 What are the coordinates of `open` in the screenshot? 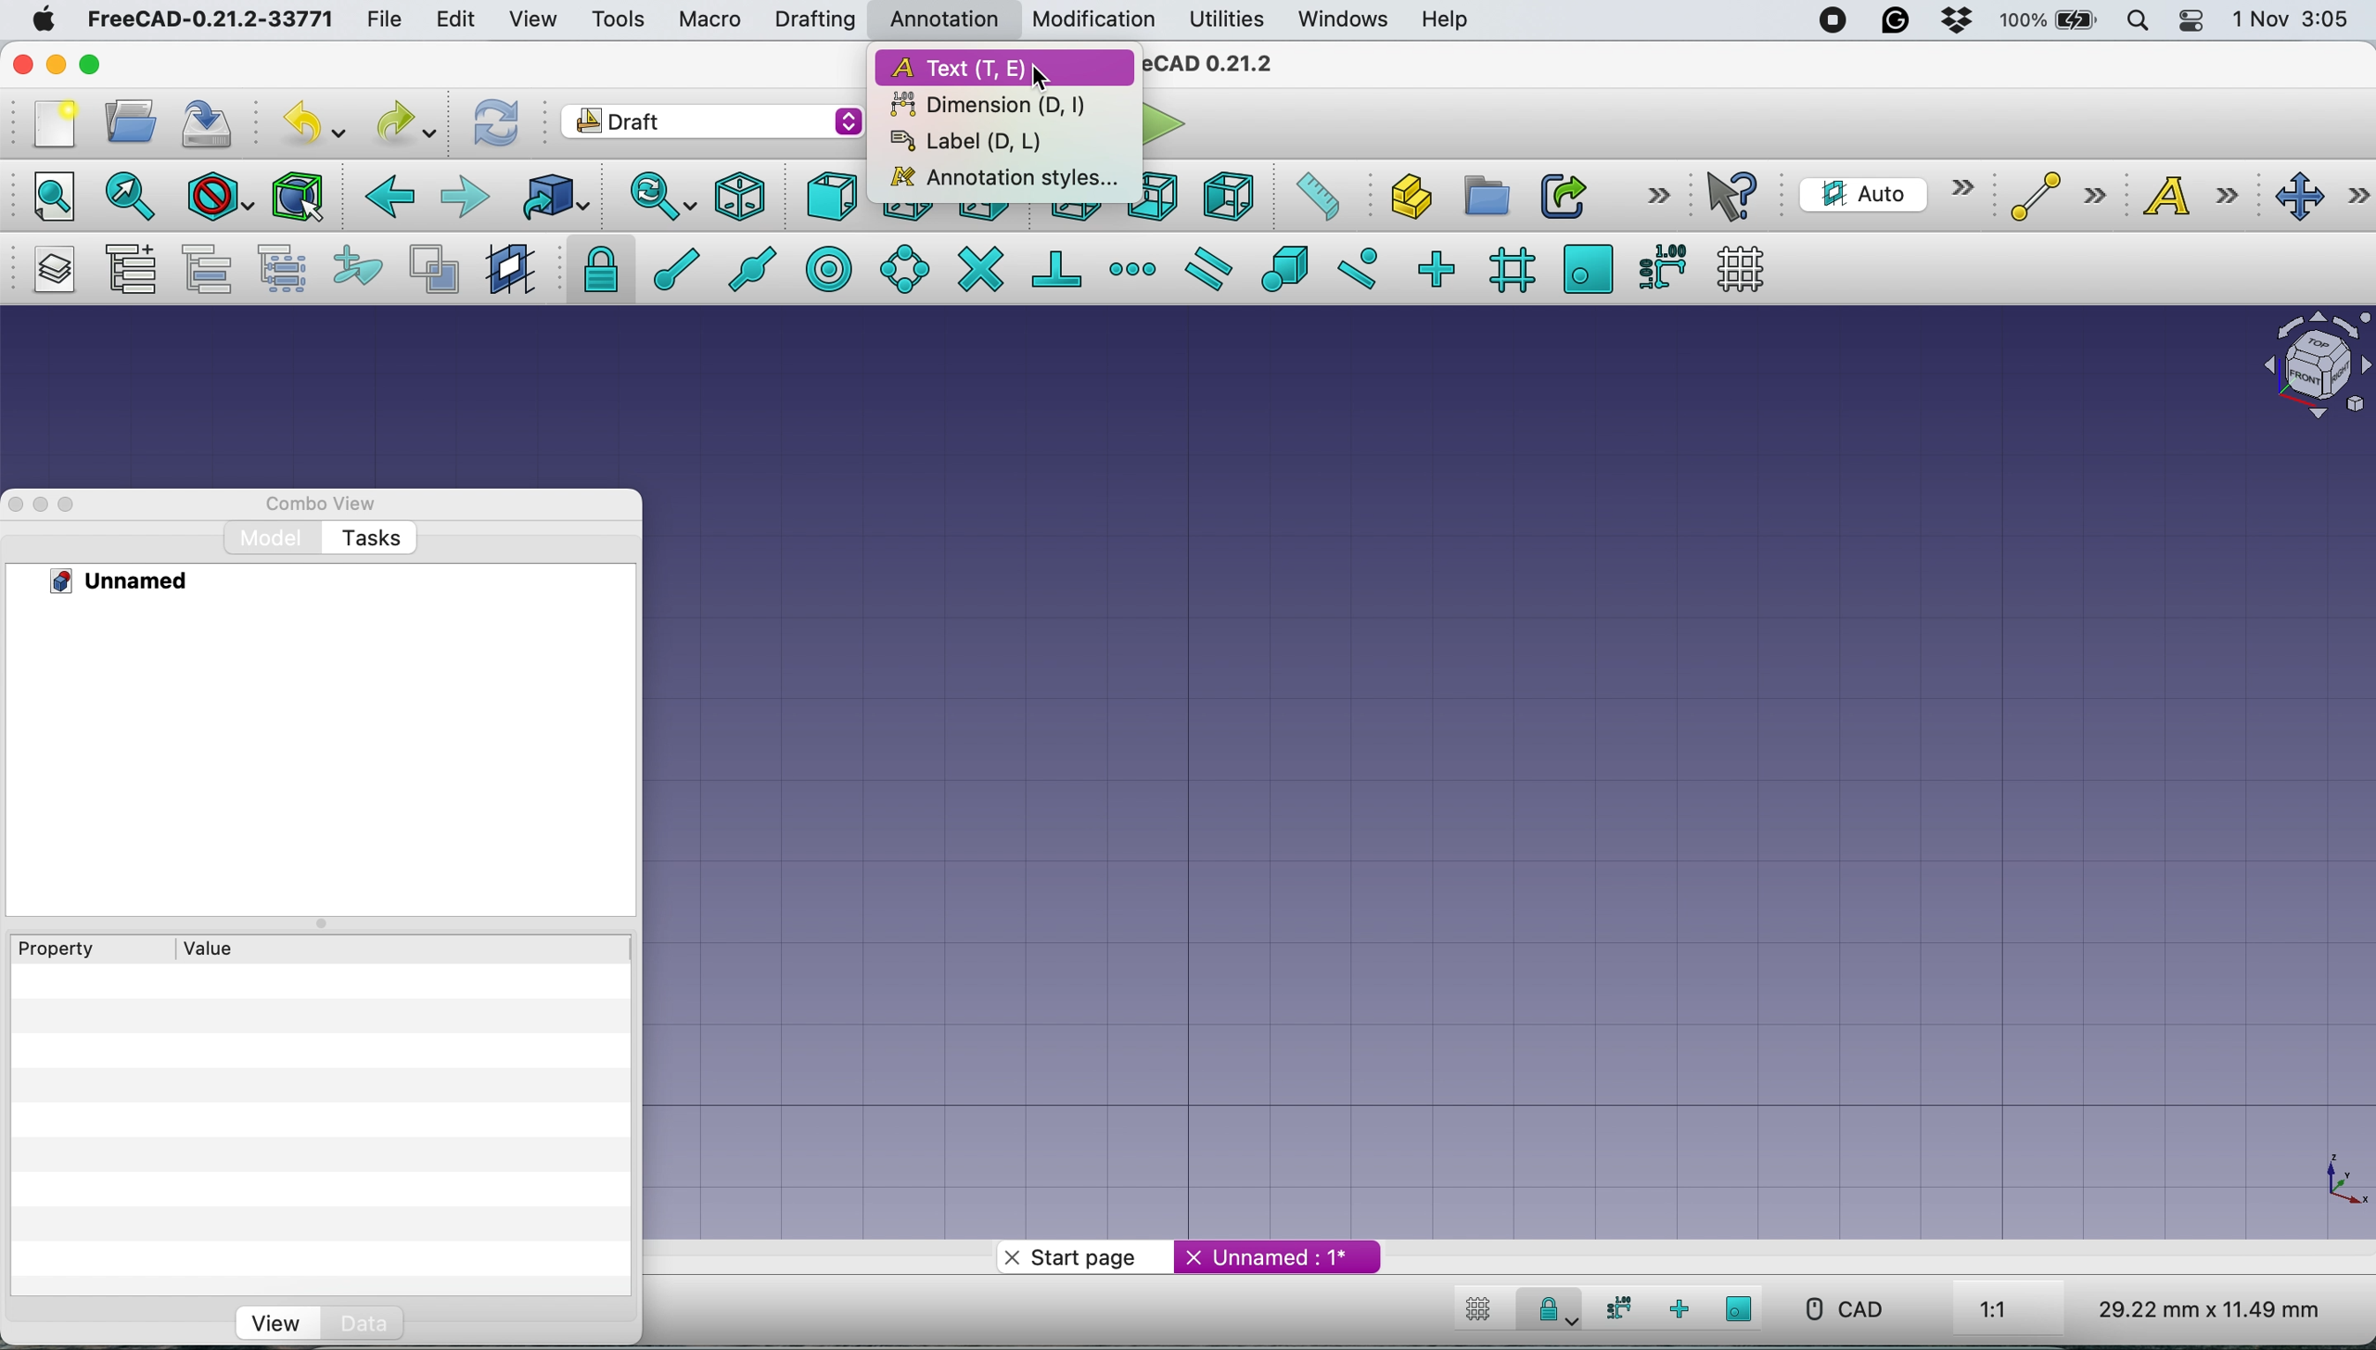 It's located at (123, 120).